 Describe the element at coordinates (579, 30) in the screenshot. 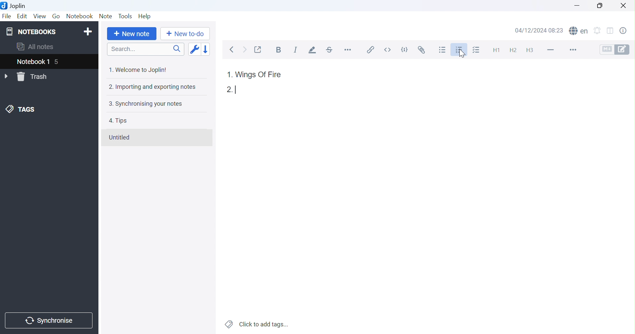

I see `Spell checker` at that location.